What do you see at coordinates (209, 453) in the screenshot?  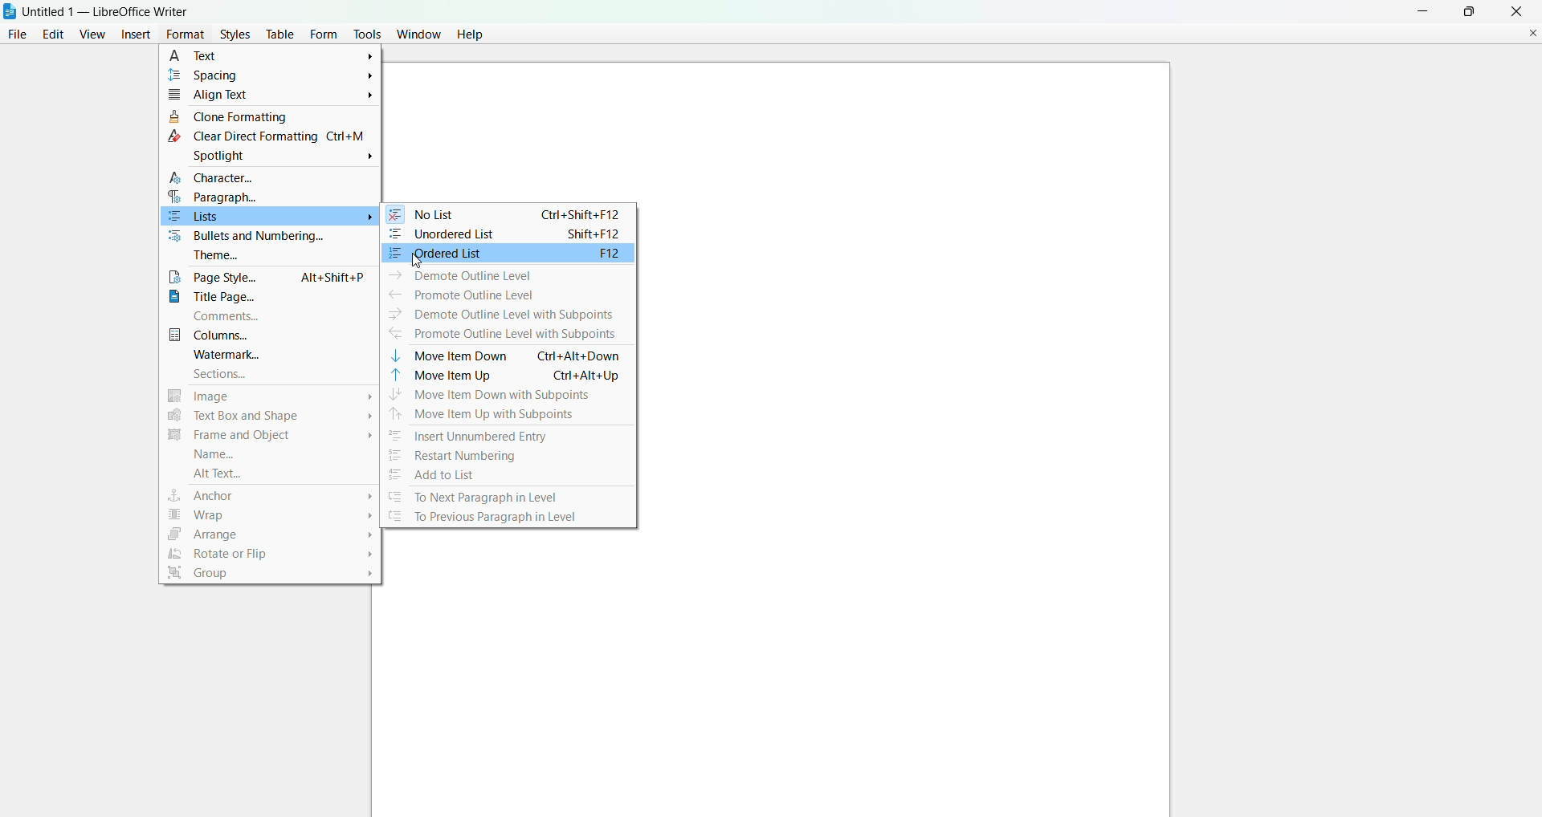 I see `name` at bounding box center [209, 453].